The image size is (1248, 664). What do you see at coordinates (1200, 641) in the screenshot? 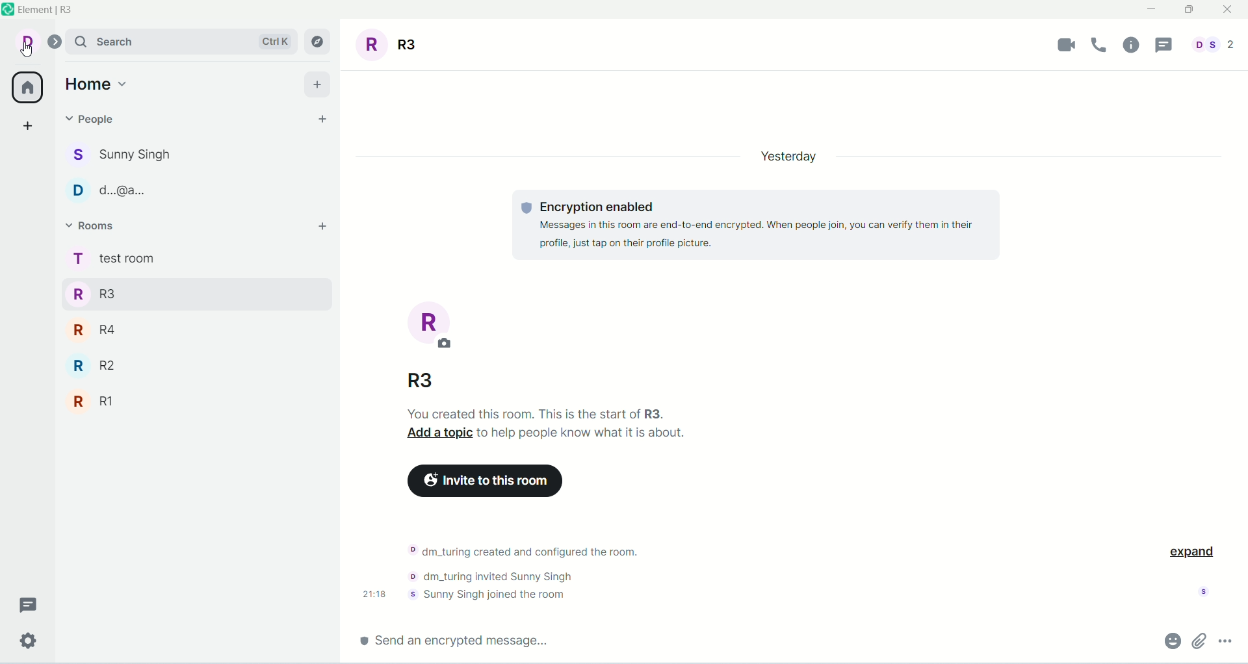
I see `attachment` at bounding box center [1200, 641].